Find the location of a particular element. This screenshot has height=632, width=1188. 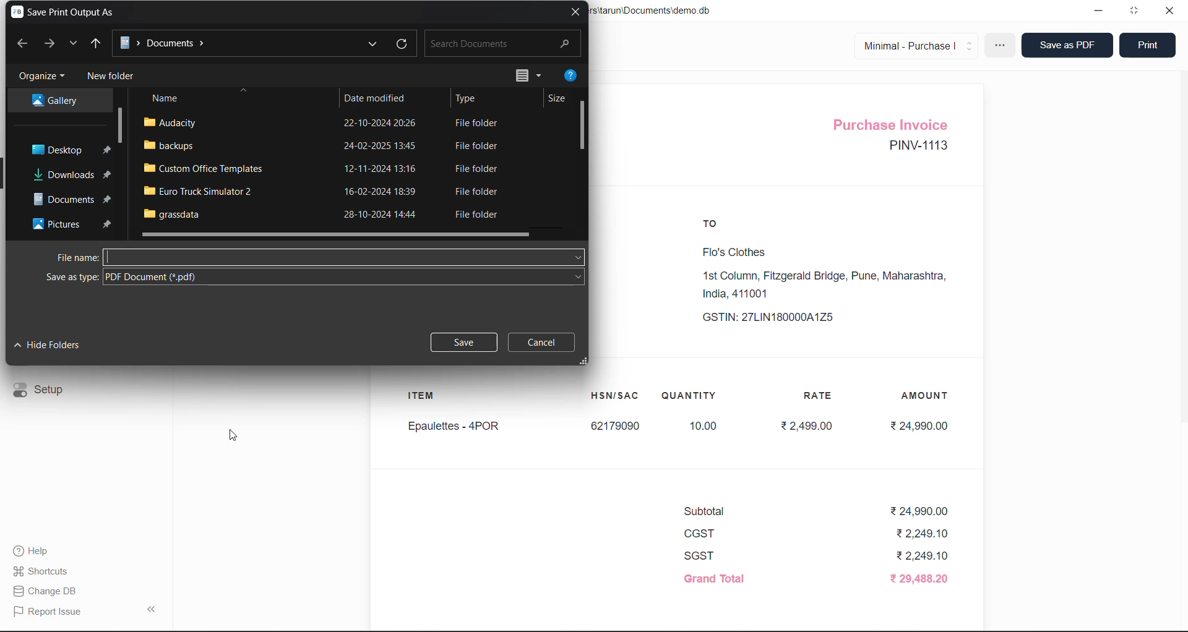

SGST ₹2,249.10 is located at coordinates (812, 557).